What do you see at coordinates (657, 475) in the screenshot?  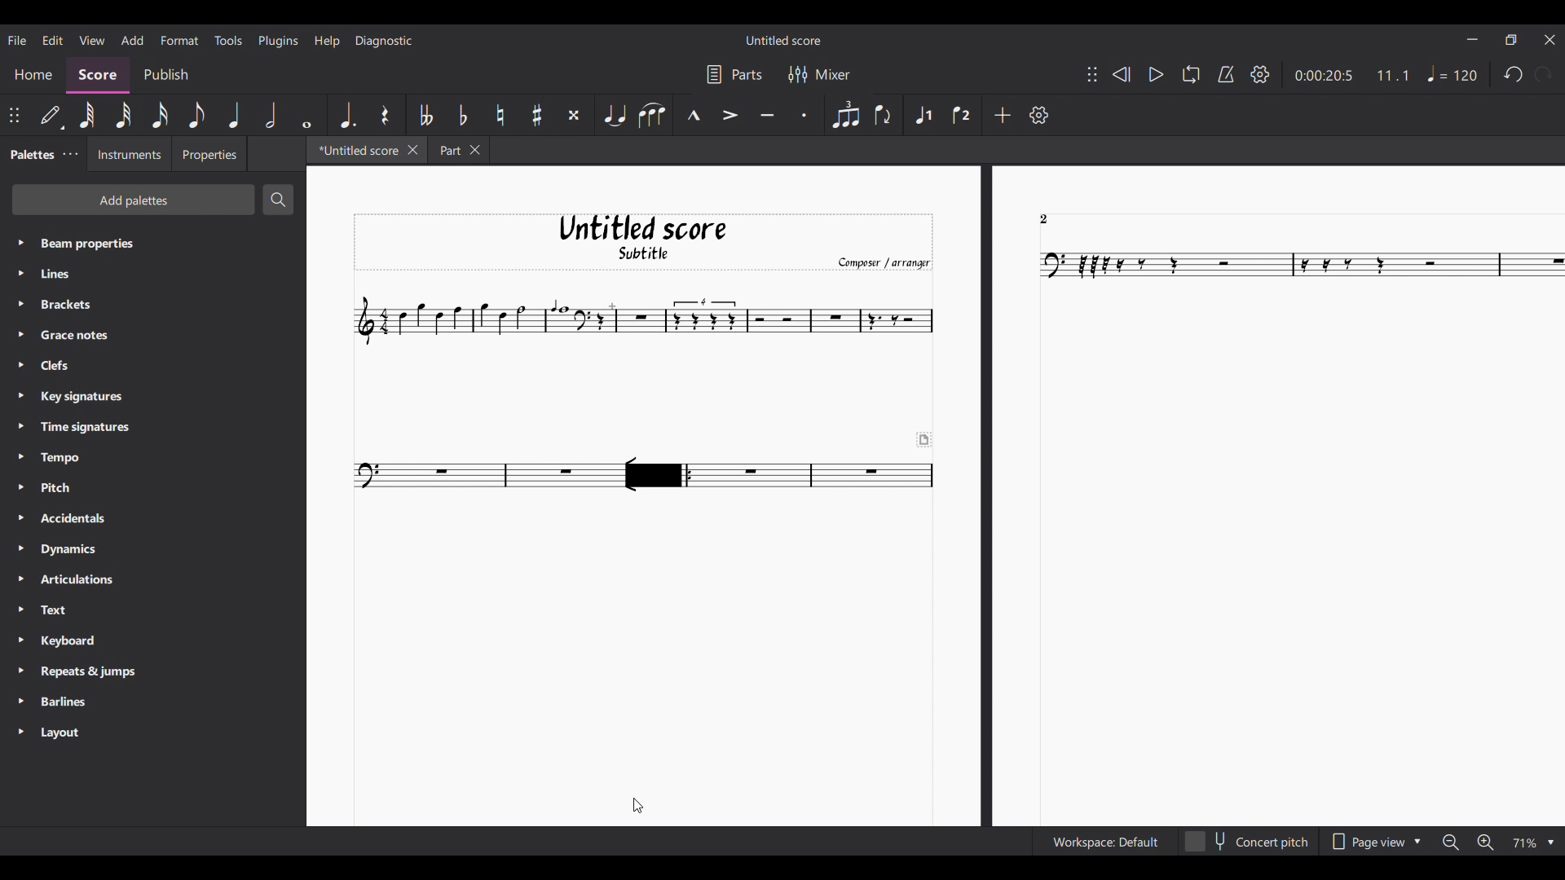 I see `Thickness of barline changed` at bounding box center [657, 475].